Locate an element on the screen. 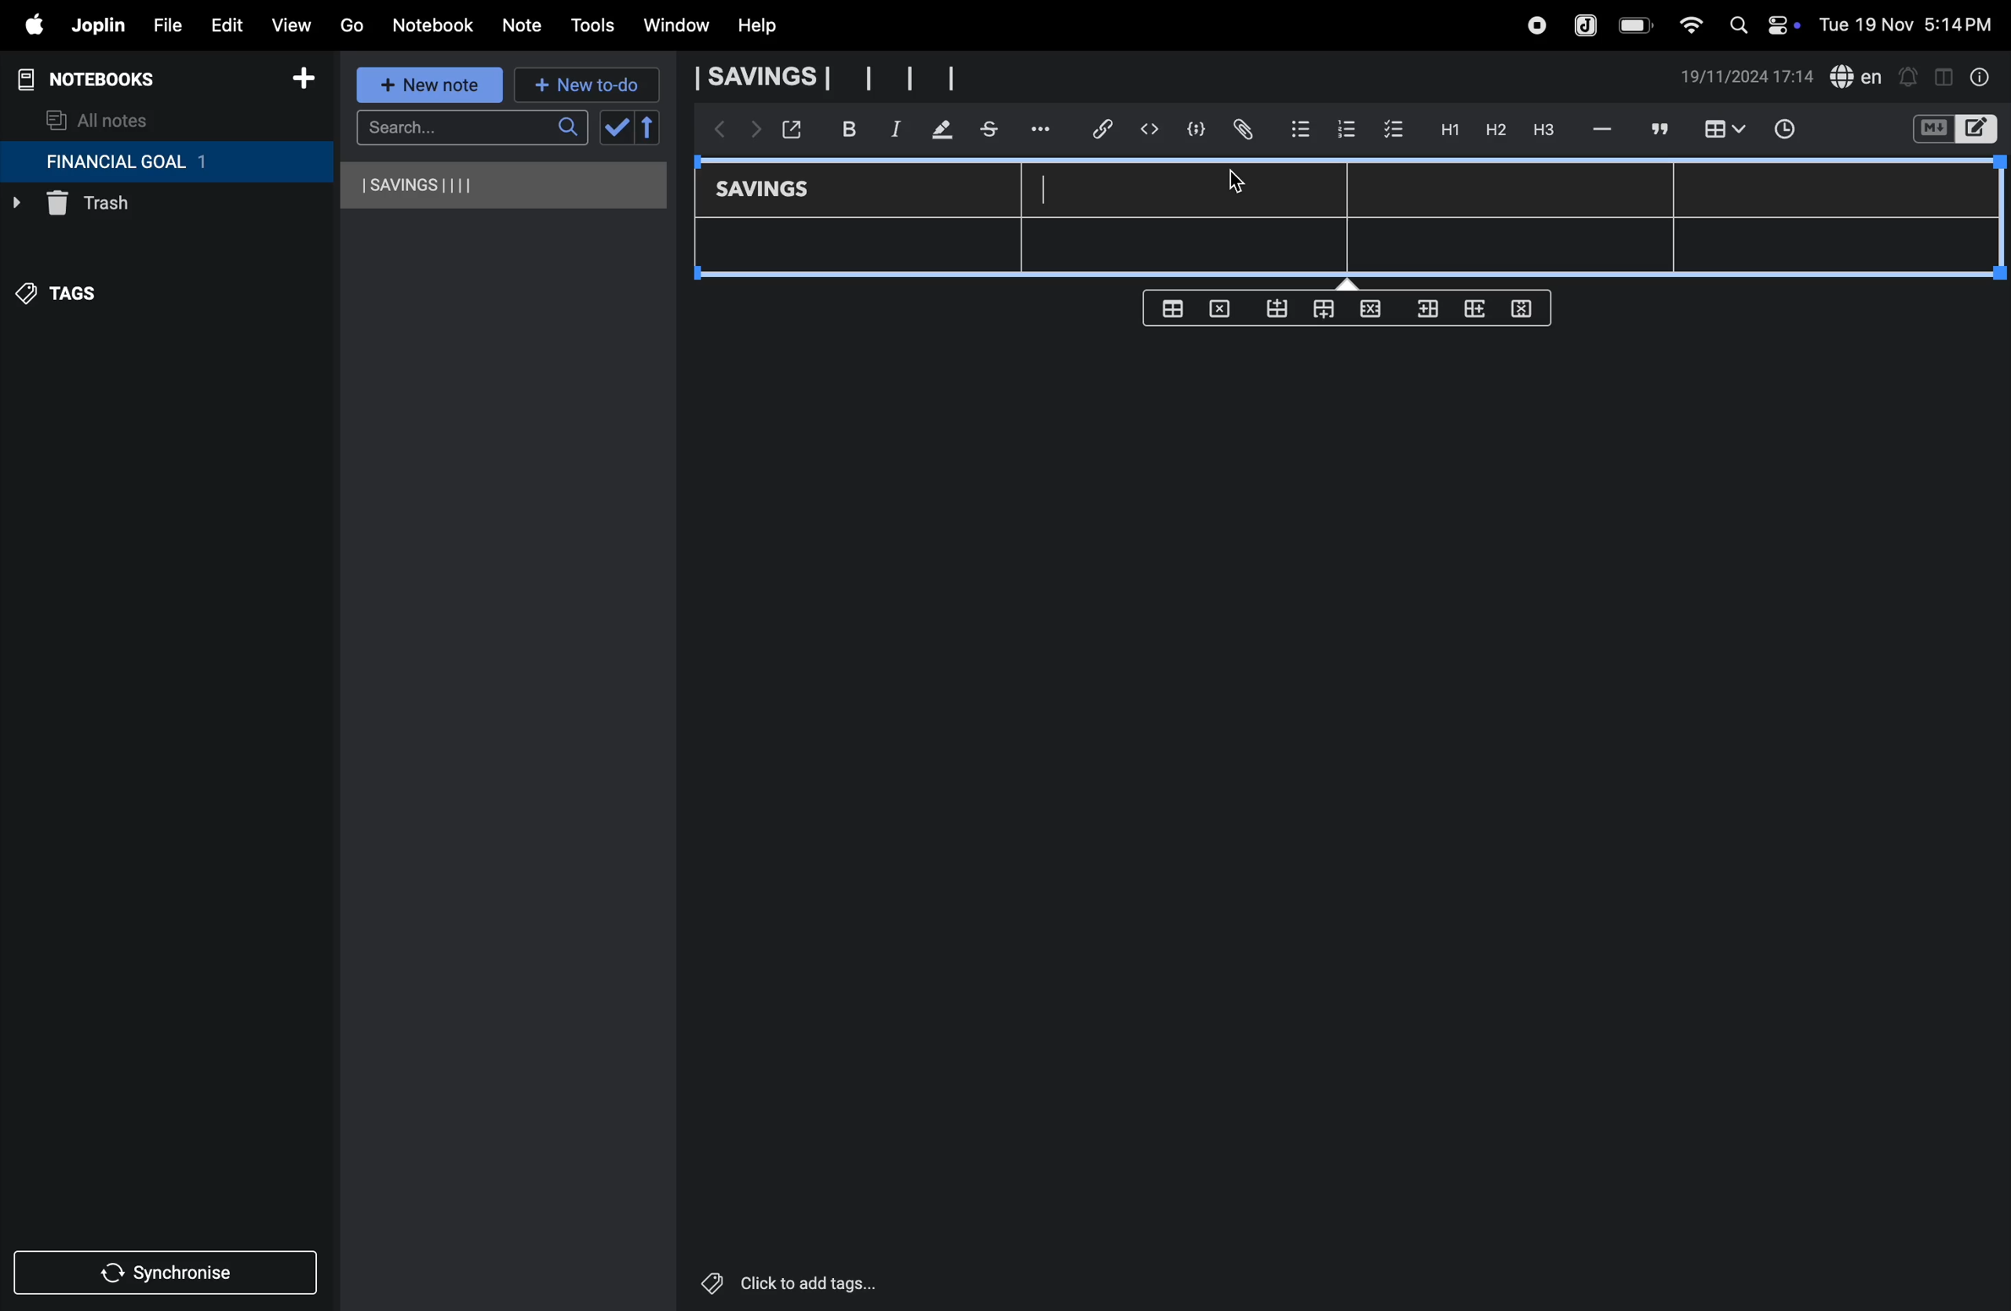 This screenshot has width=2011, height=1311. insert table is located at coordinates (1721, 131).